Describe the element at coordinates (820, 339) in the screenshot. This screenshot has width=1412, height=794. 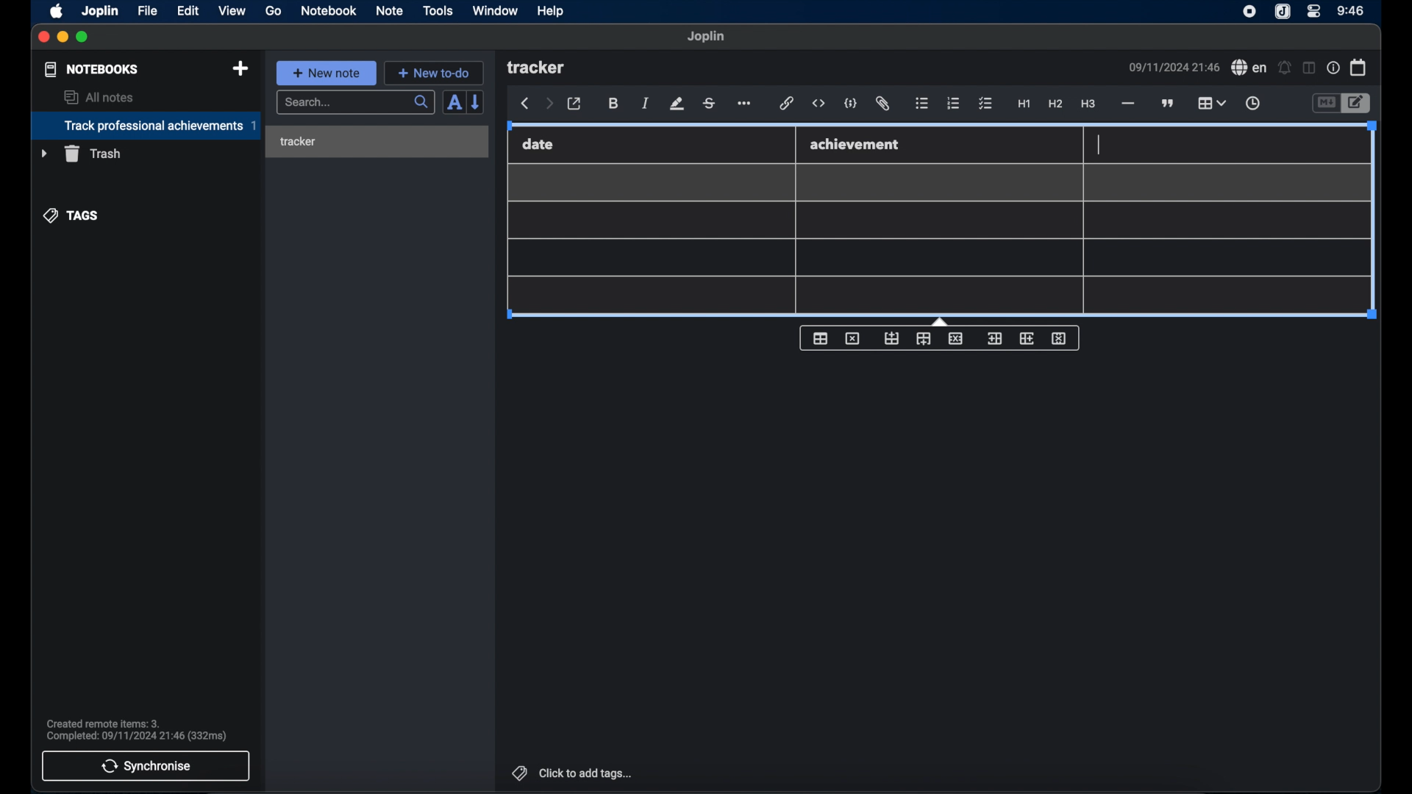
I see `table properties` at that location.